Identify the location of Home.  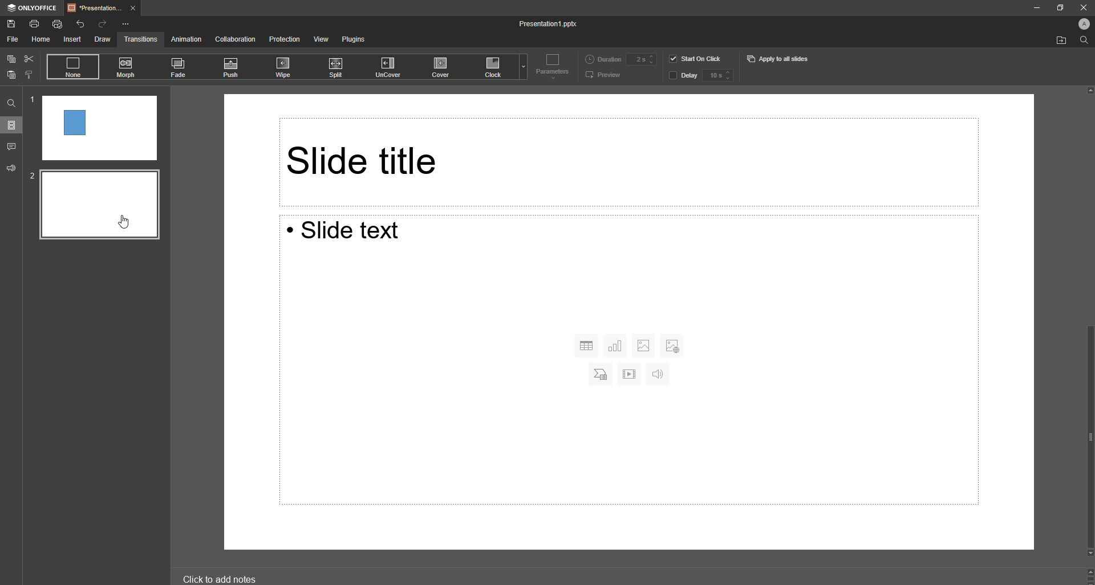
(39, 39).